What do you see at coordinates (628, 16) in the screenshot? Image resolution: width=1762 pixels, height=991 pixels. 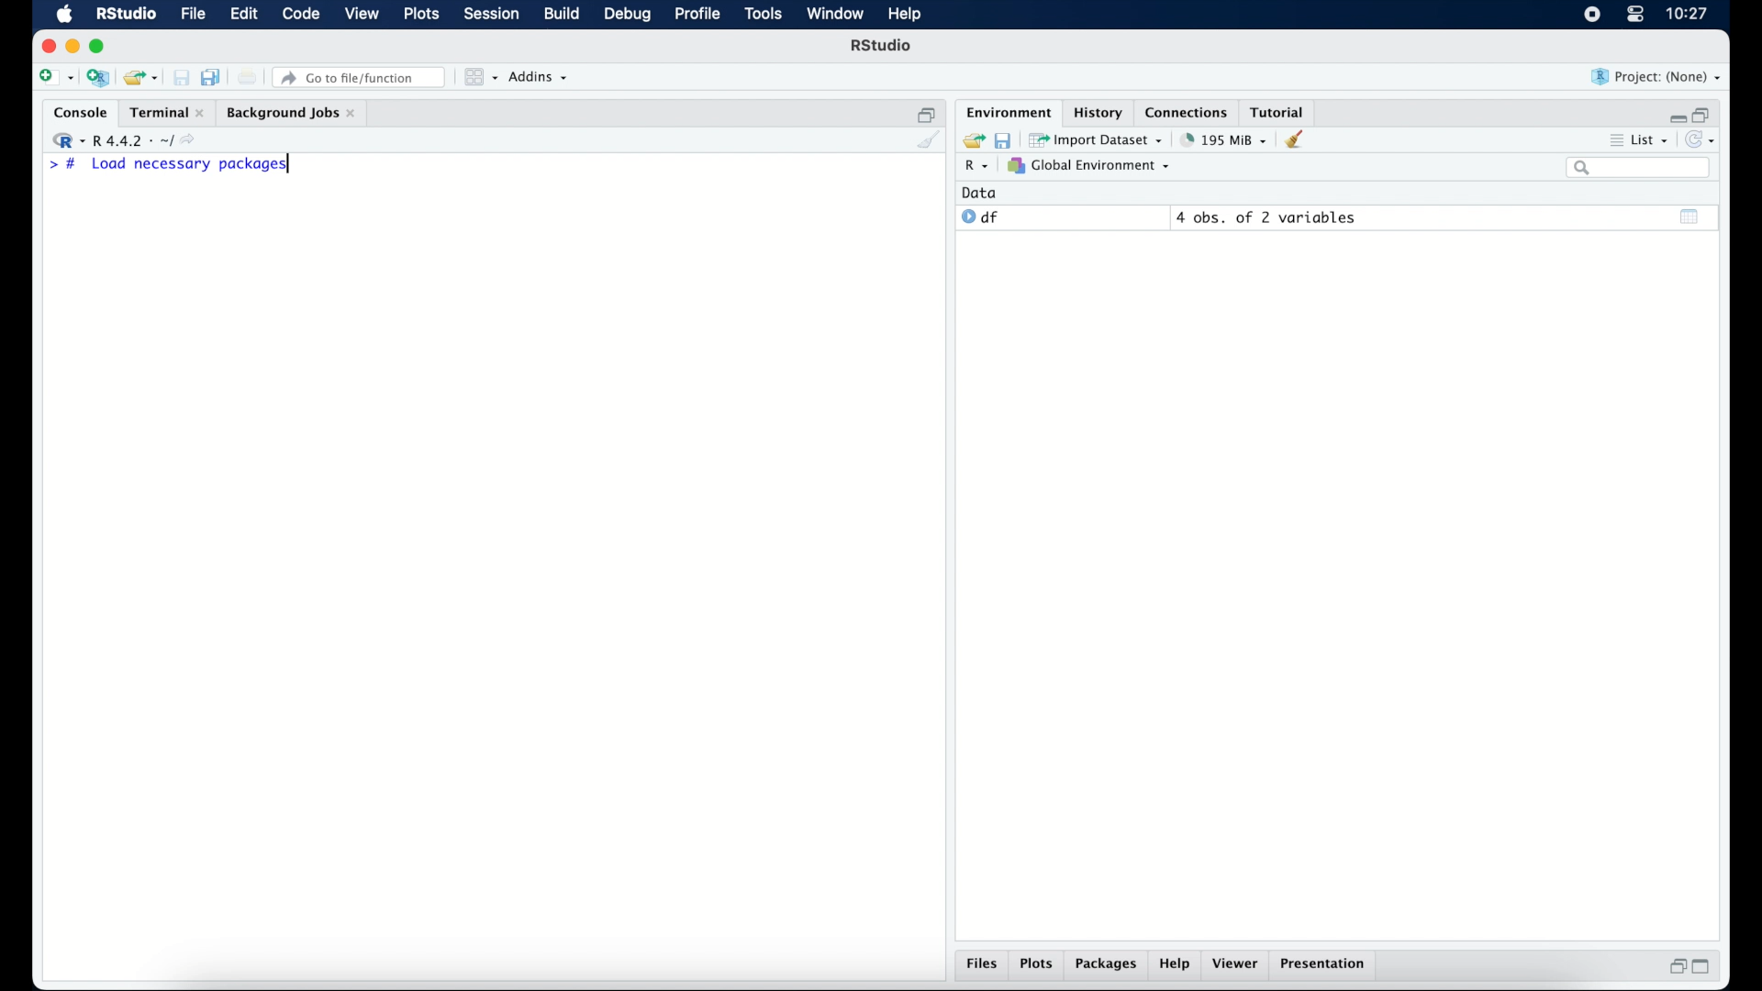 I see `debug` at bounding box center [628, 16].